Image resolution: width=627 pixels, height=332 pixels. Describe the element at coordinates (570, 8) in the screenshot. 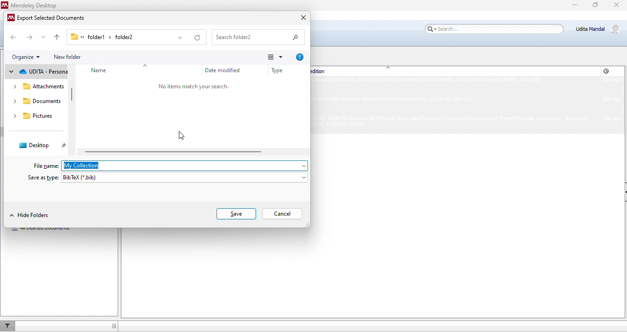

I see `minimize` at that location.